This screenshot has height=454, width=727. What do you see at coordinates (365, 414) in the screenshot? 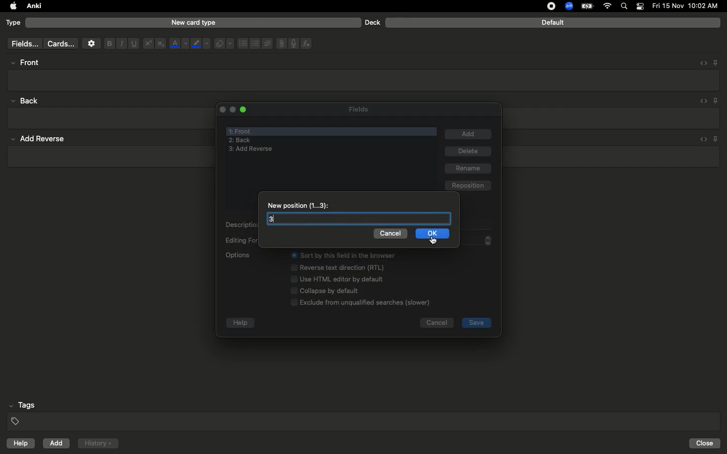
I see `Tags` at bounding box center [365, 414].